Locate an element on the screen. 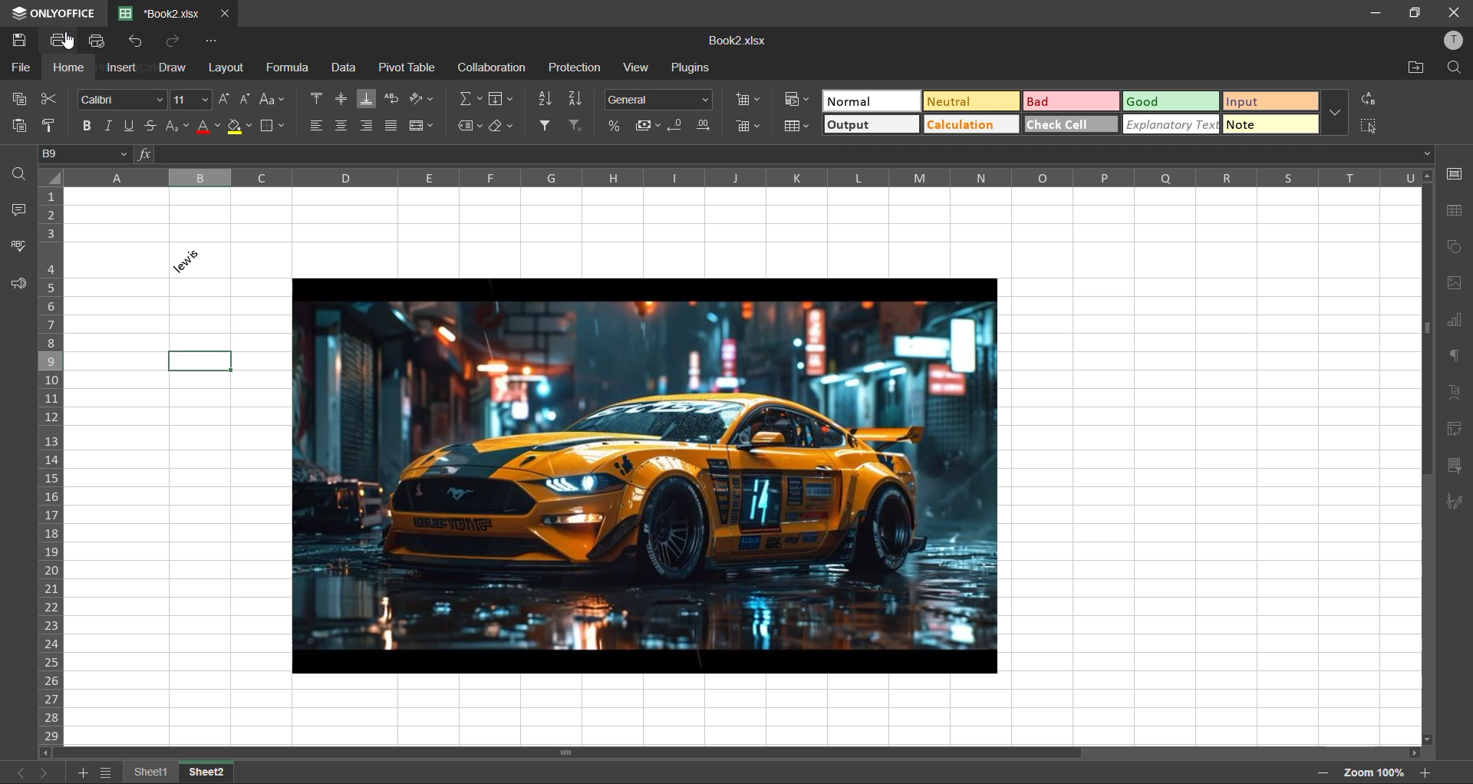  paste is located at coordinates (19, 125).